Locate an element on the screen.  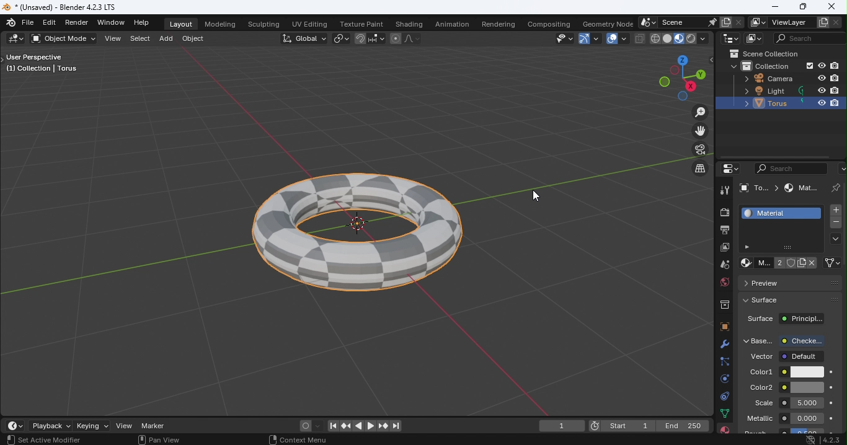
Animate property is located at coordinates (830, 372).